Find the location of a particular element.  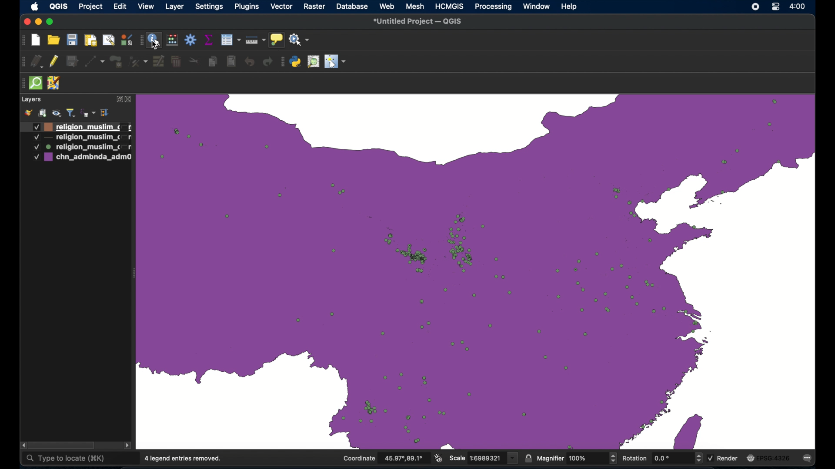

window is located at coordinates (535, 7).